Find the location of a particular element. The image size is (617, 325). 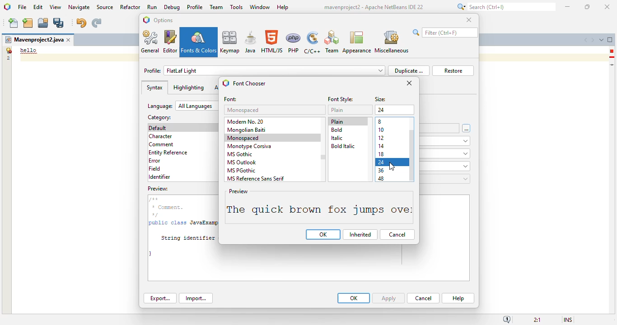

12 is located at coordinates (381, 138).